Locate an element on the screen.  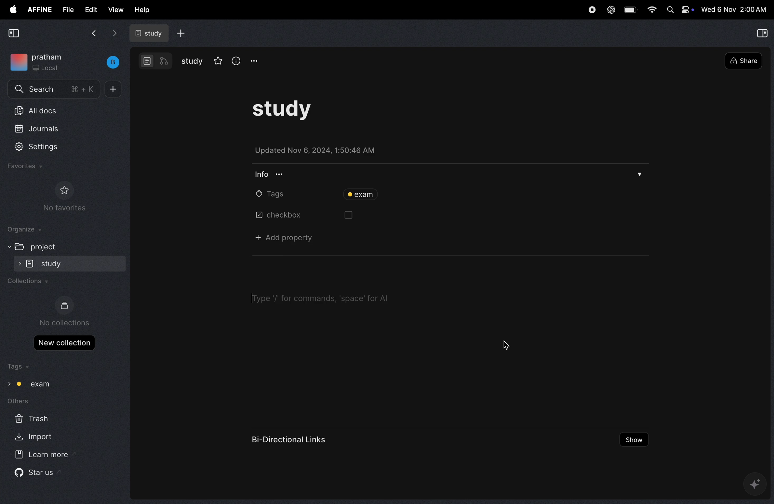
updated is located at coordinates (316, 149).